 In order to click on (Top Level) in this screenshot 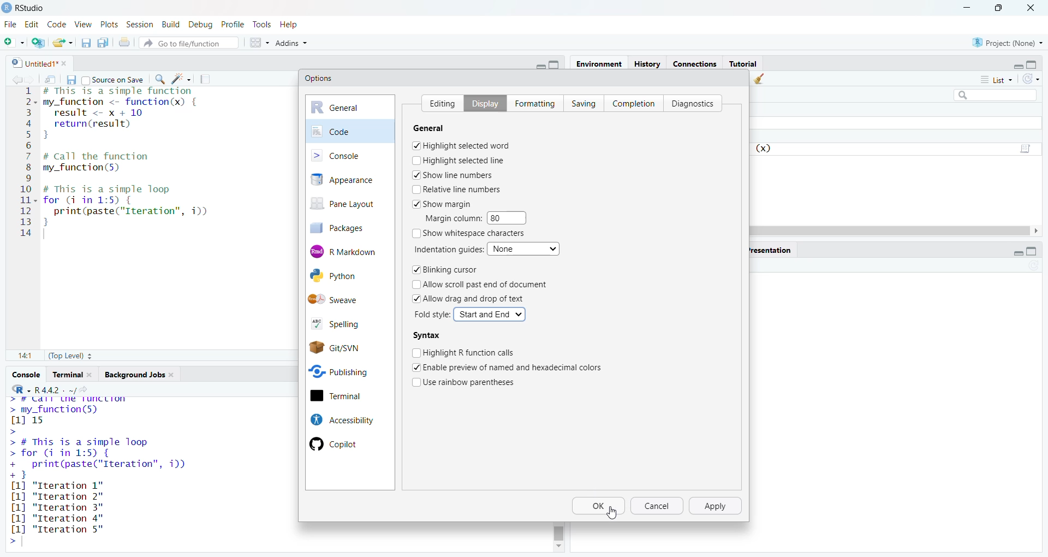, I will do `click(69, 357)`.